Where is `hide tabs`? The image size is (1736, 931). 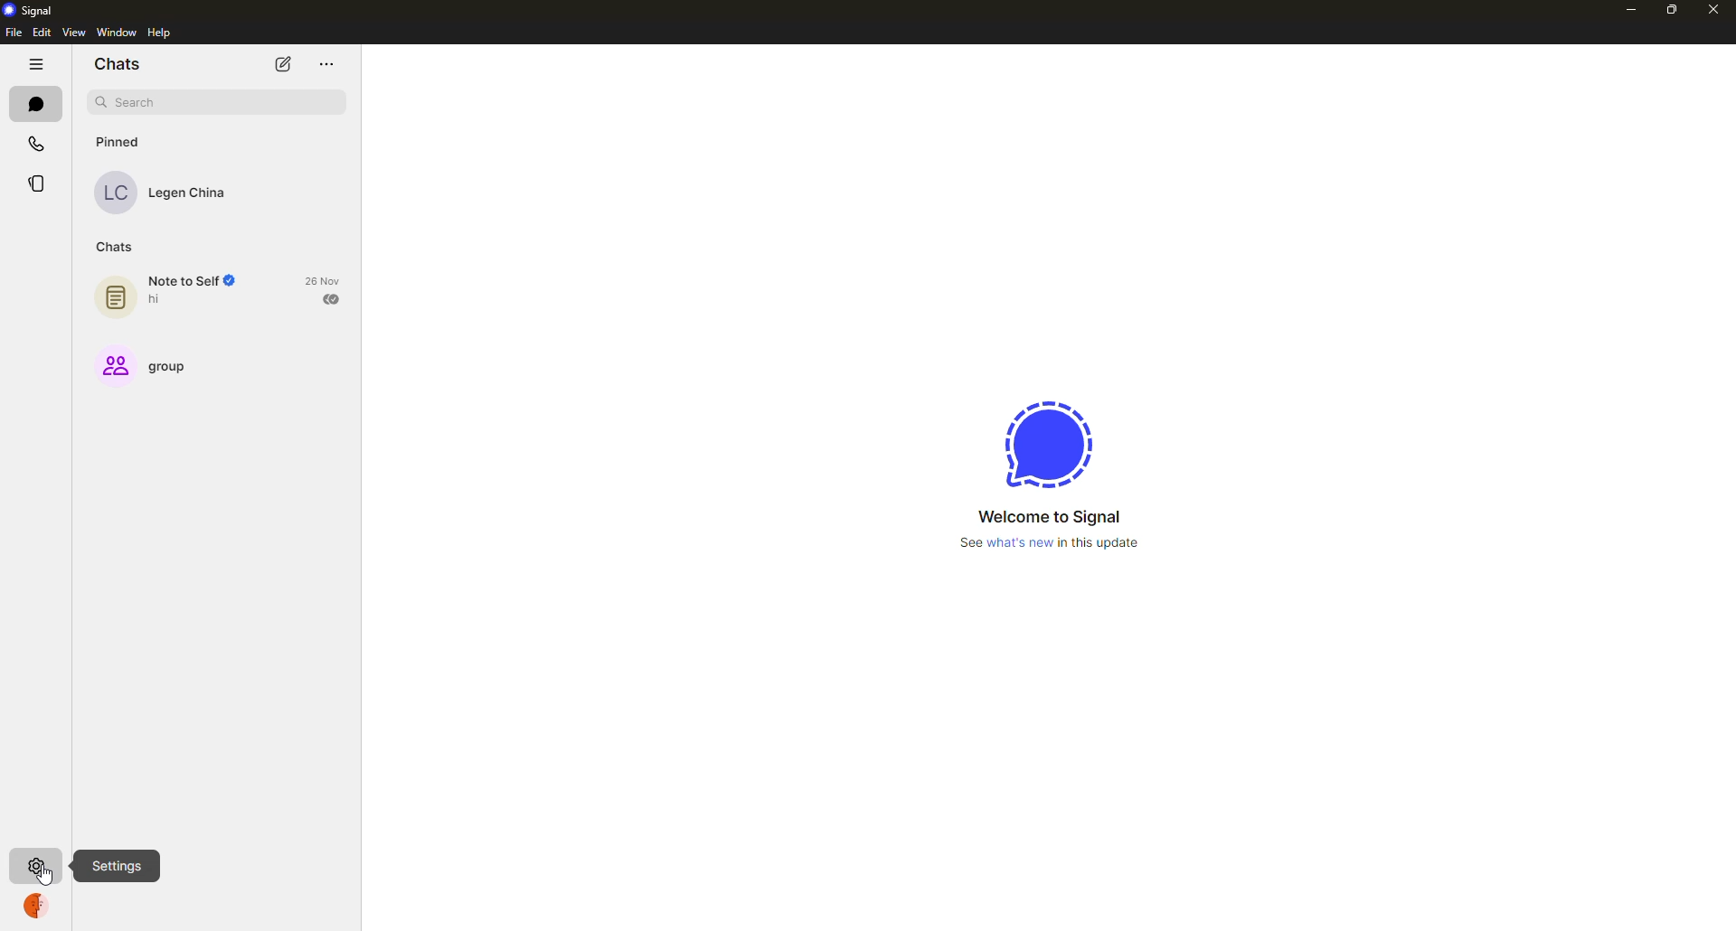
hide tabs is located at coordinates (34, 61).